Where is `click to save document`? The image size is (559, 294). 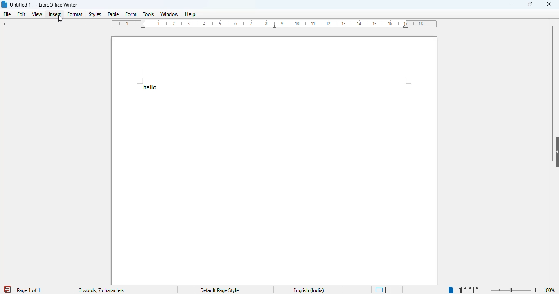
click to save document is located at coordinates (7, 290).